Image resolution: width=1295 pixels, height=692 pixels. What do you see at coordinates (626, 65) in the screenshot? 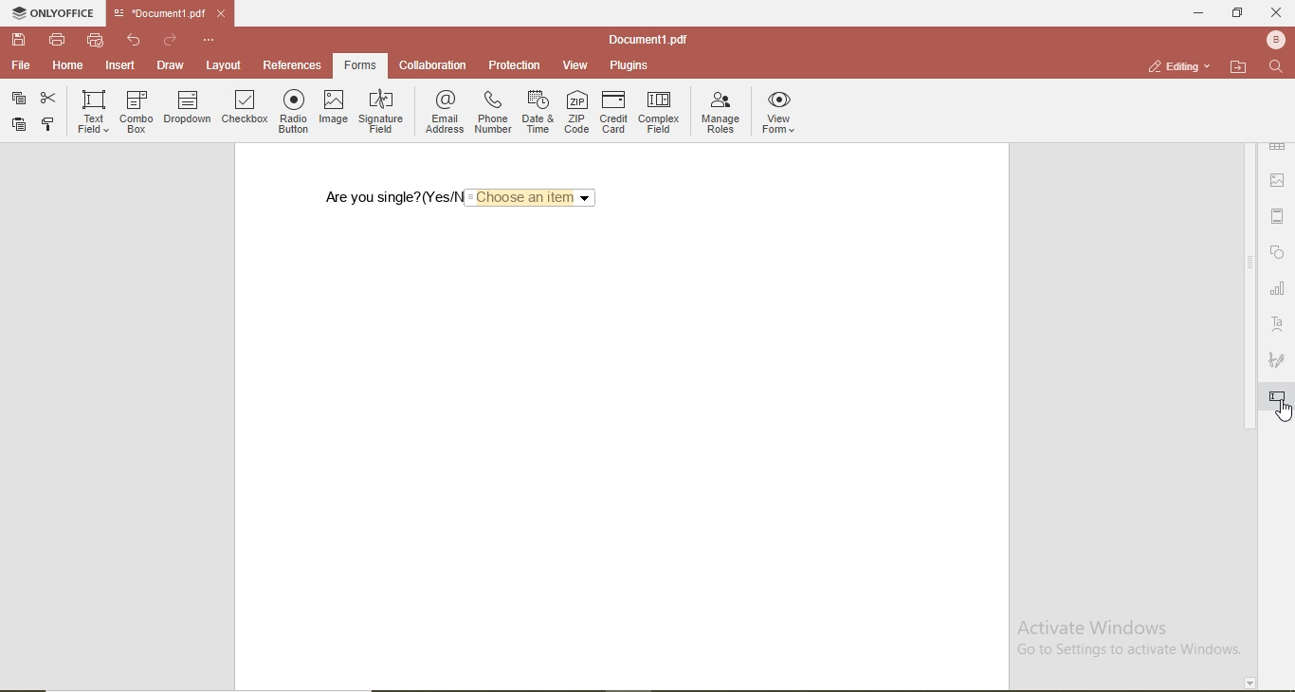
I see `plugins` at bounding box center [626, 65].